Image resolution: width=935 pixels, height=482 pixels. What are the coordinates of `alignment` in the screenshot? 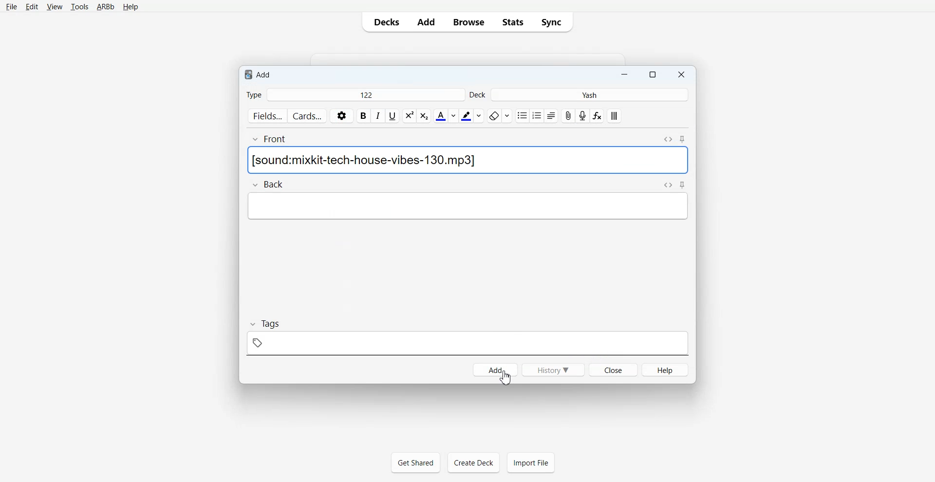 It's located at (619, 116).